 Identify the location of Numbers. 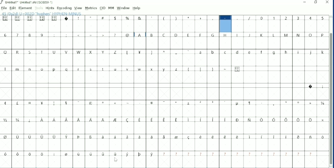
(24, 35).